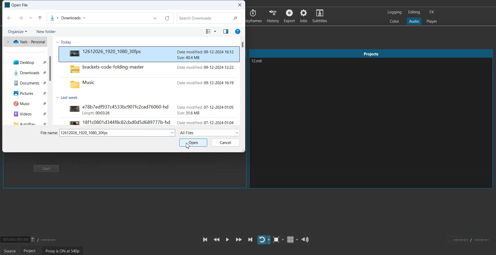  Describe the element at coordinates (228, 239) in the screenshot. I see `Toggle play or pause` at that location.